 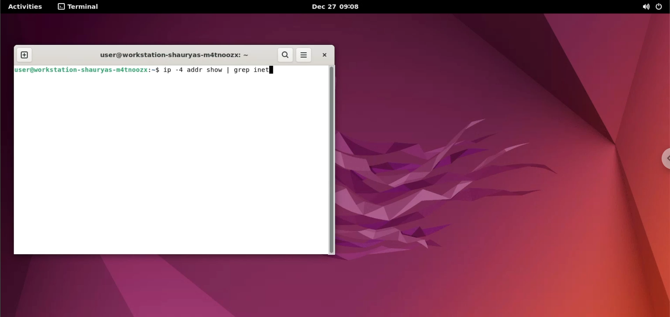 What do you see at coordinates (215, 70) in the screenshot?
I see `ip -4 addr show | grep inet` at bounding box center [215, 70].